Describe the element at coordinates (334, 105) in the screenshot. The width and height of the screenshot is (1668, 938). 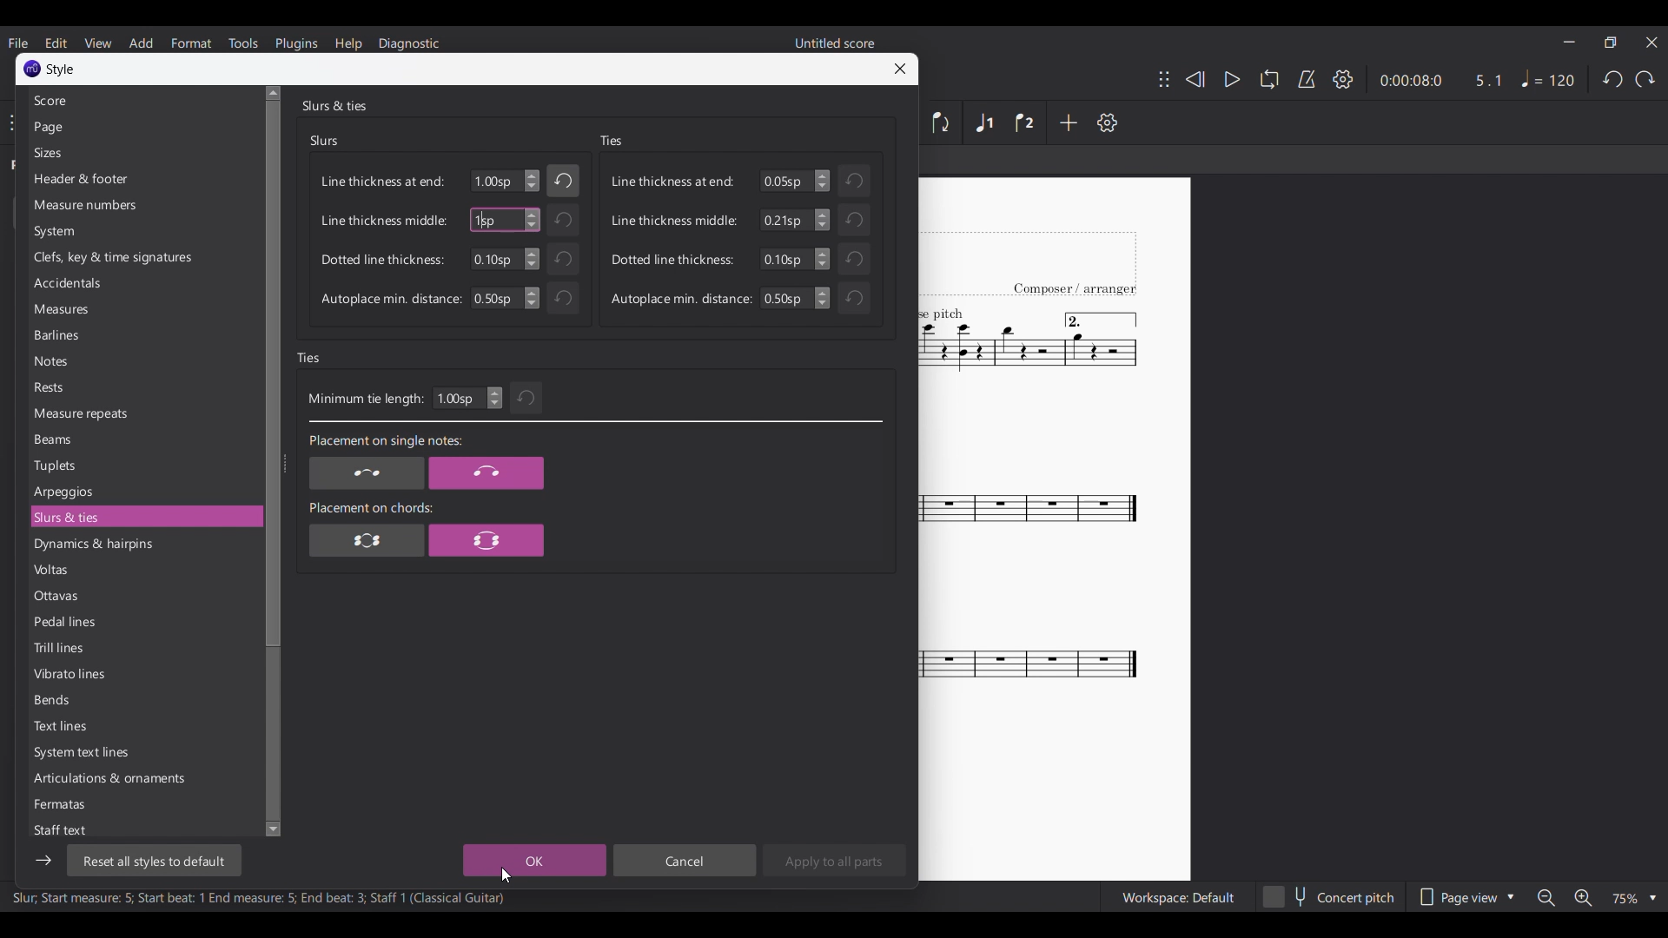
I see `Slurs & ties` at that location.